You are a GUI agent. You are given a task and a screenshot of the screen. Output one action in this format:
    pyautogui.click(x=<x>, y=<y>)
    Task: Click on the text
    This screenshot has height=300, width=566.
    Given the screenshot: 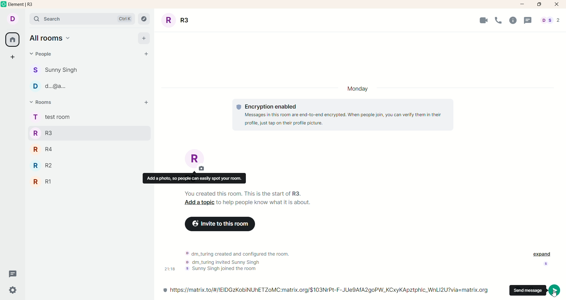 What is the action you would take?
    pyautogui.click(x=249, y=199)
    